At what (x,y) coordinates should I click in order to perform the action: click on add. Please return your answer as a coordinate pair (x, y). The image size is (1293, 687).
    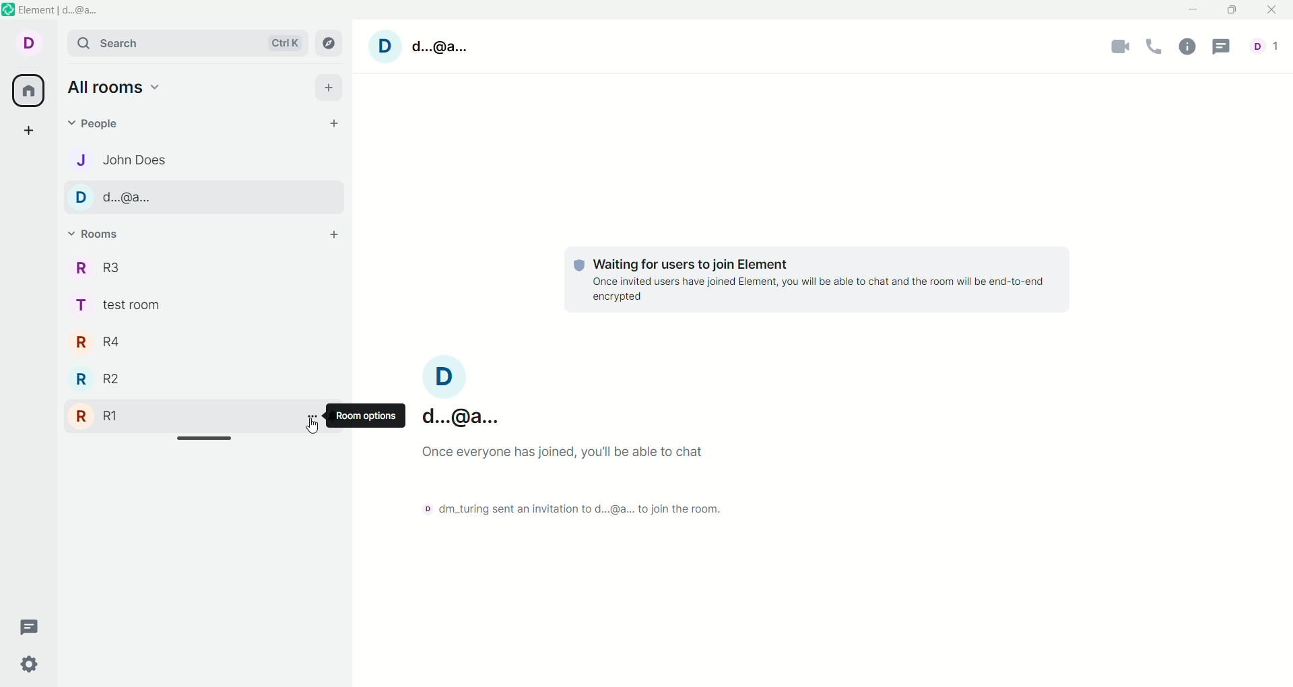
    Looking at the image, I should click on (331, 234).